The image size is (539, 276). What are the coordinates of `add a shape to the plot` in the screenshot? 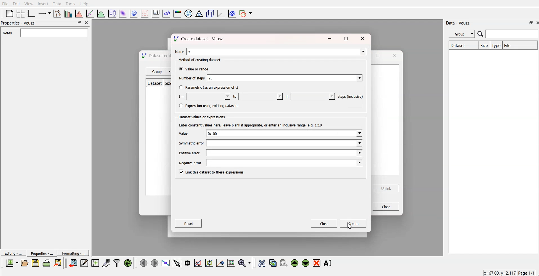 It's located at (246, 13).